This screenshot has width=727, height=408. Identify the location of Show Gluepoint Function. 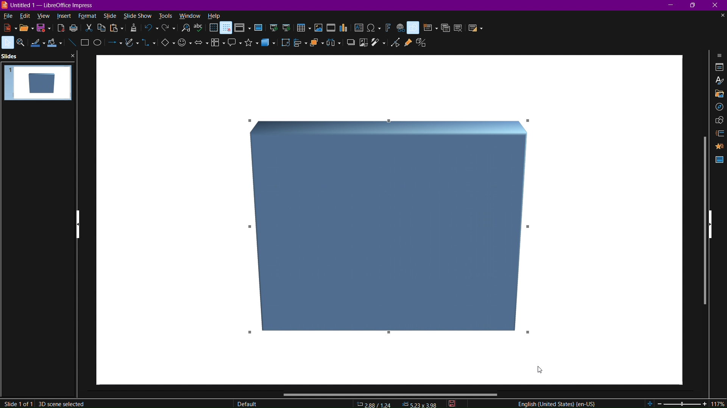
(408, 42).